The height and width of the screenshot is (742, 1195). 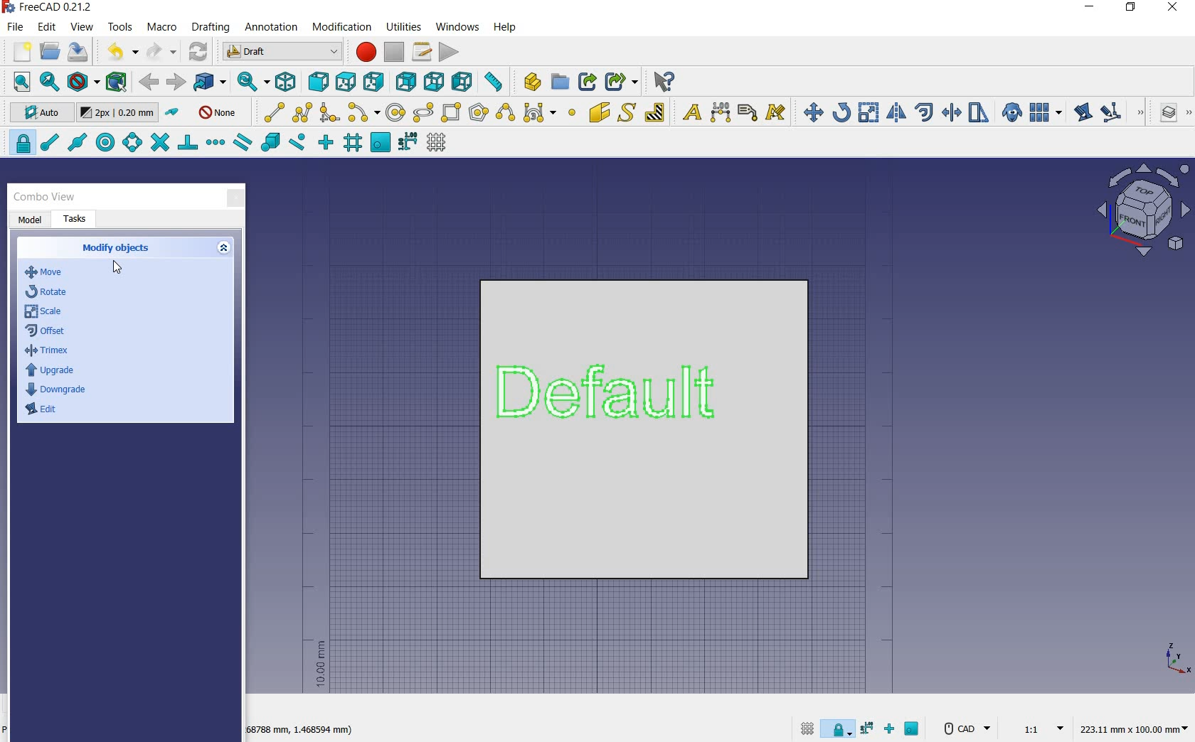 What do you see at coordinates (303, 112) in the screenshot?
I see `polyline` at bounding box center [303, 112].